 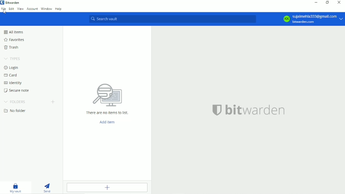 What do you see at coordinates (4, 10) in the screenshot?
I see `File` at bounding box center [4, 10].